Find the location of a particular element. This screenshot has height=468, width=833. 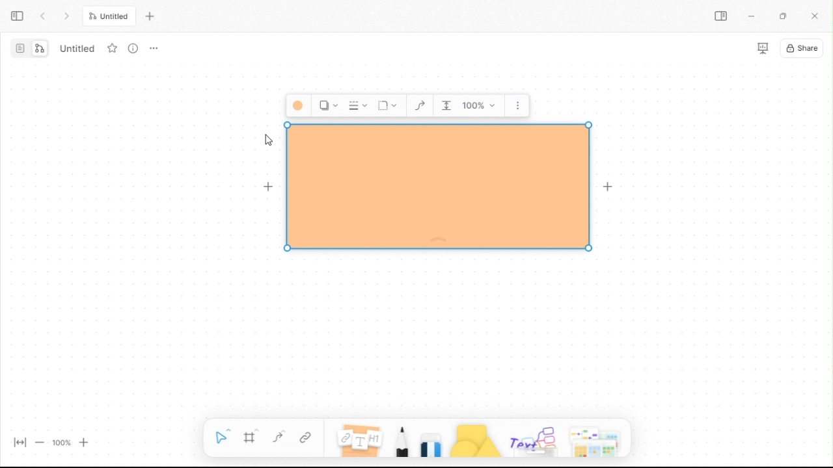

prev tab is located at coordinates (43, 17).